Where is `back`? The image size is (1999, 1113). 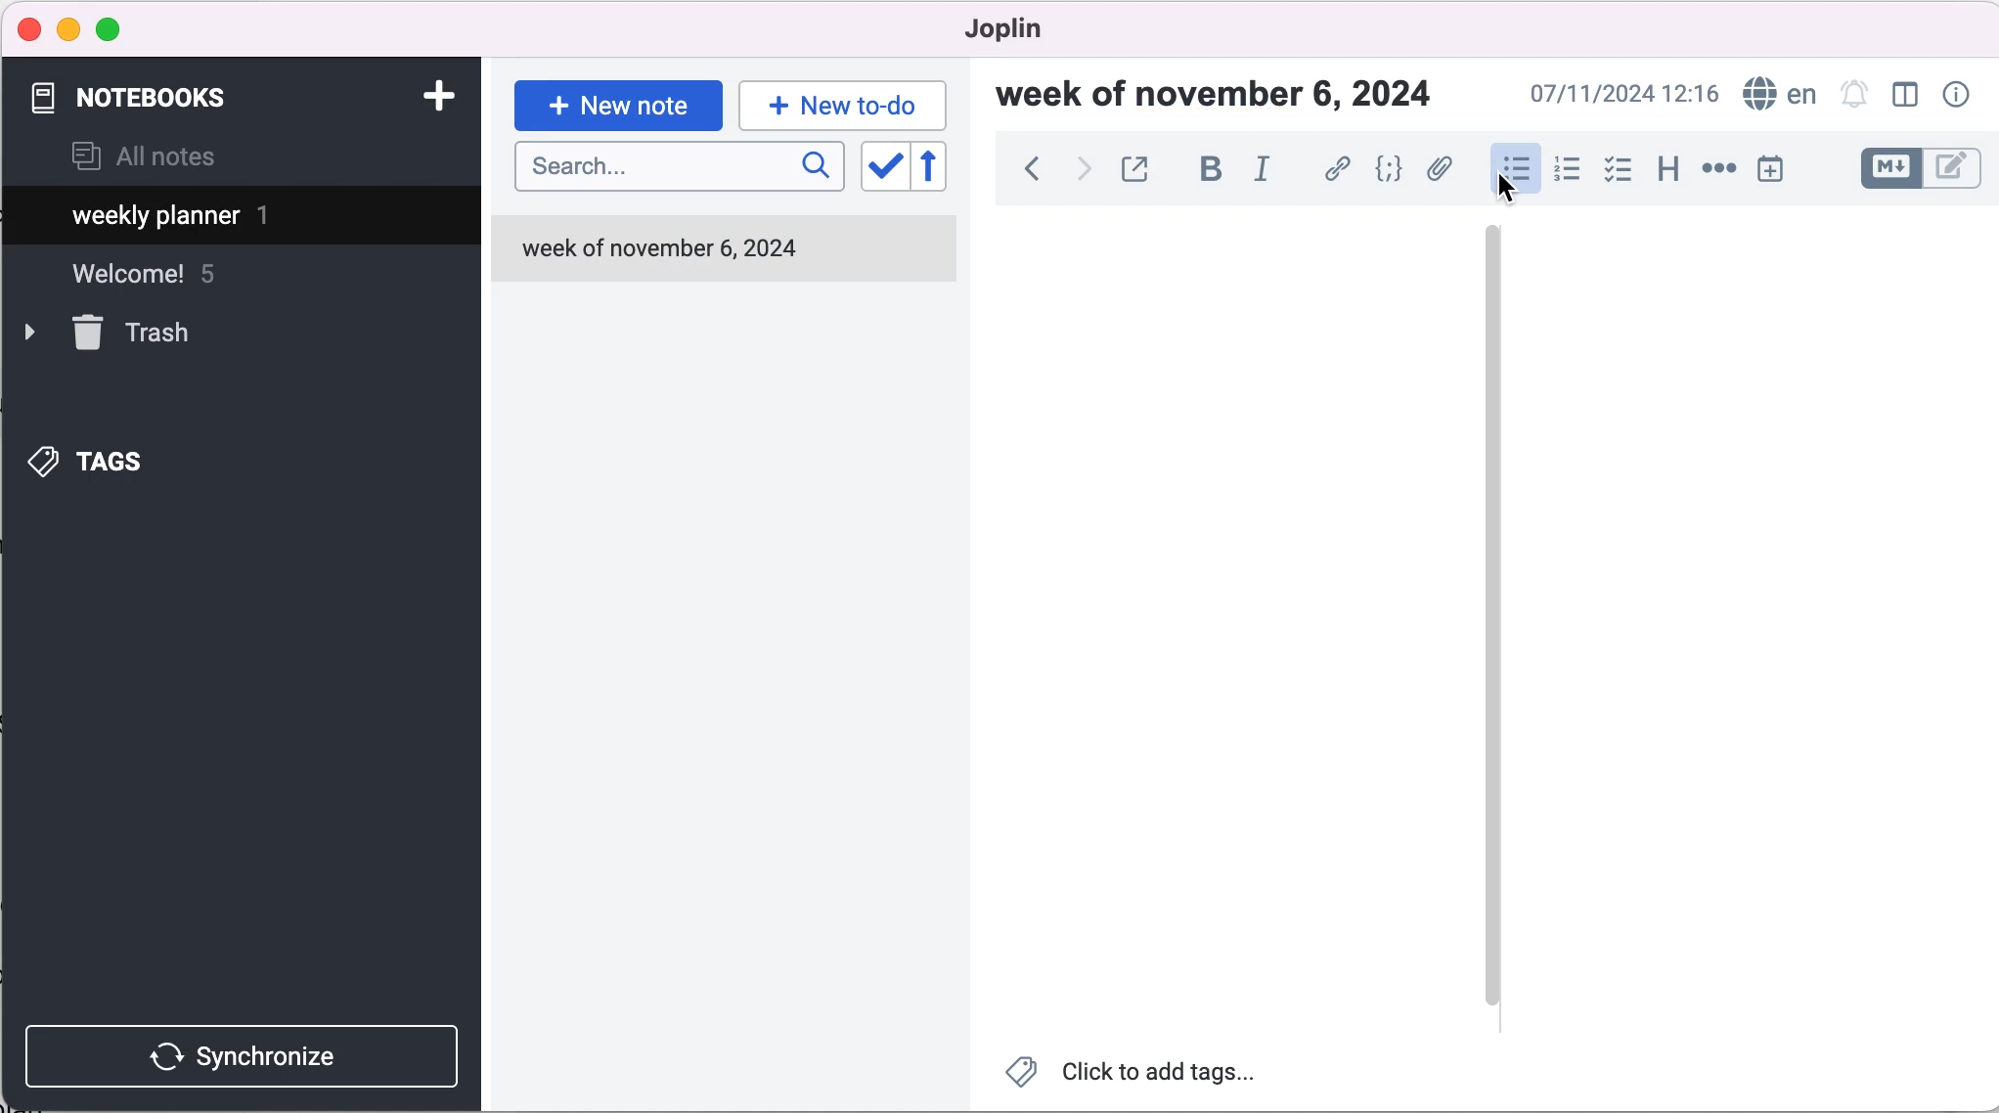
back is located at coordinates (1031, 174).